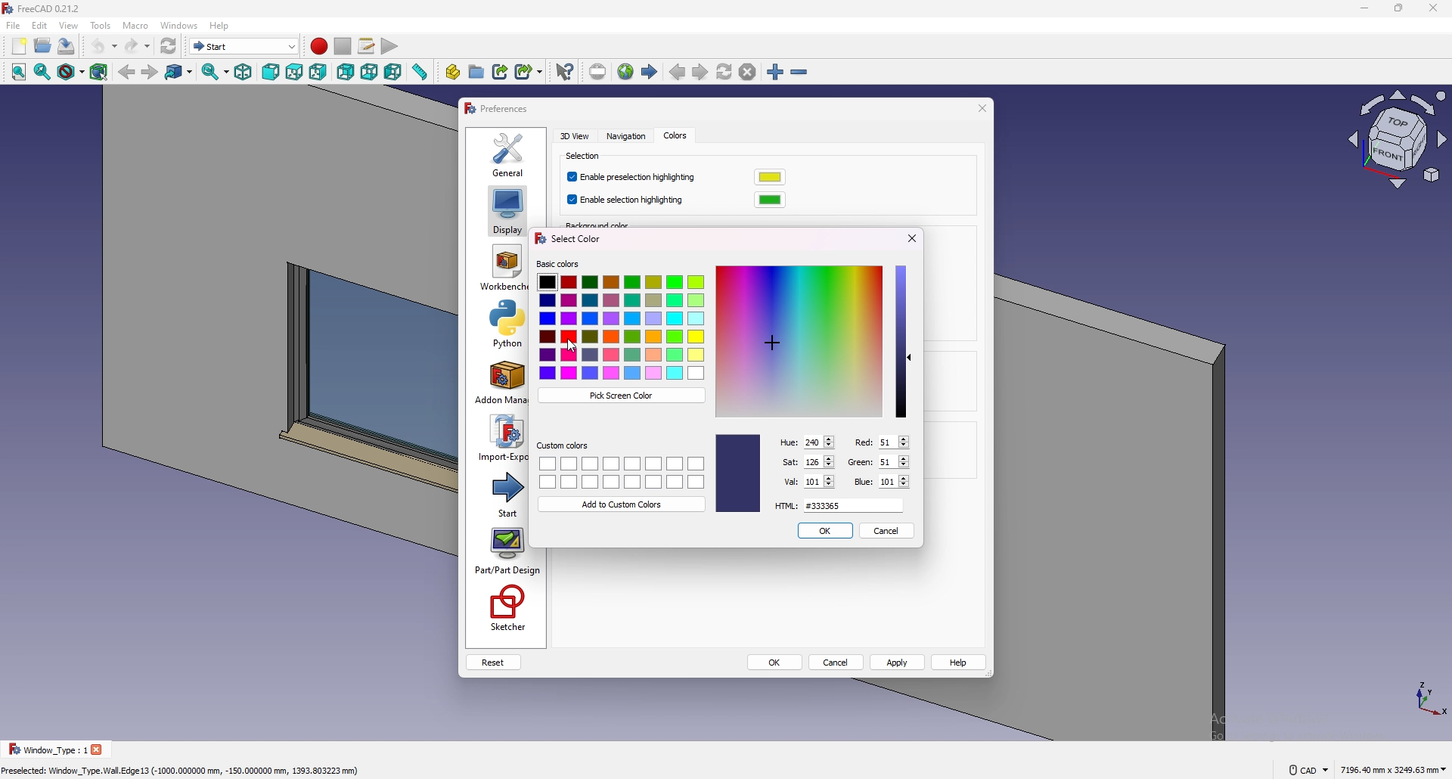  I want to click on 7196.40 mm x 3243.63 mm ~~, so click(1393, 768).